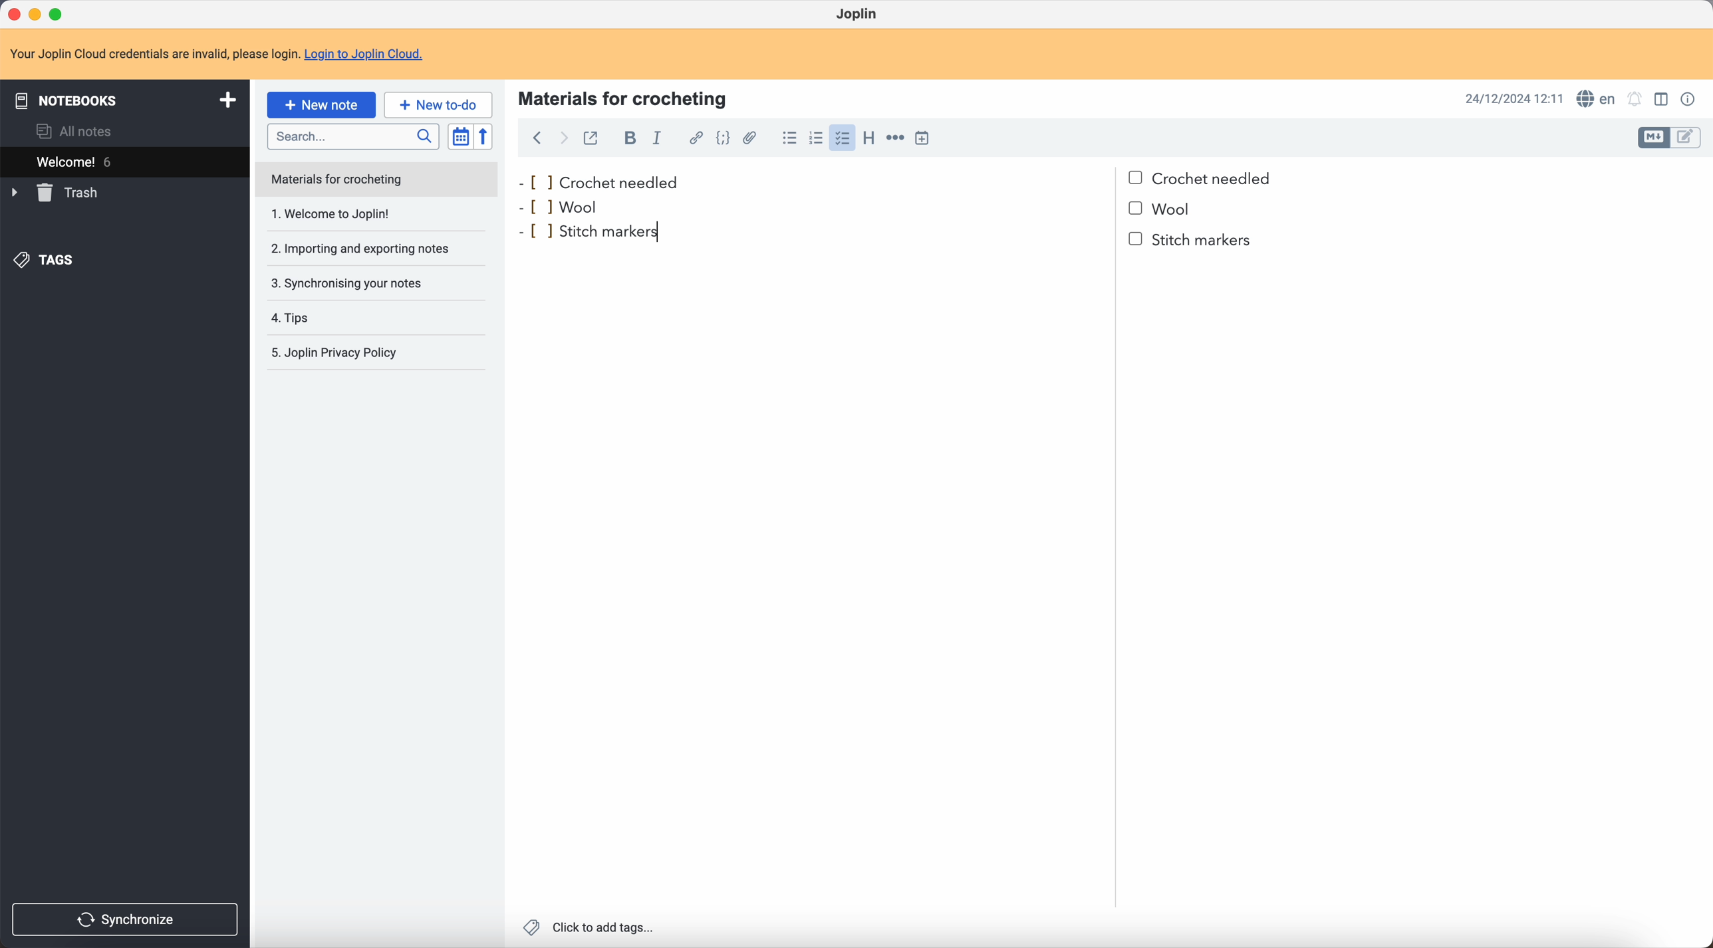  Describe the element at coordinates (537, 140) in the screenshot. I see `back` at that location.